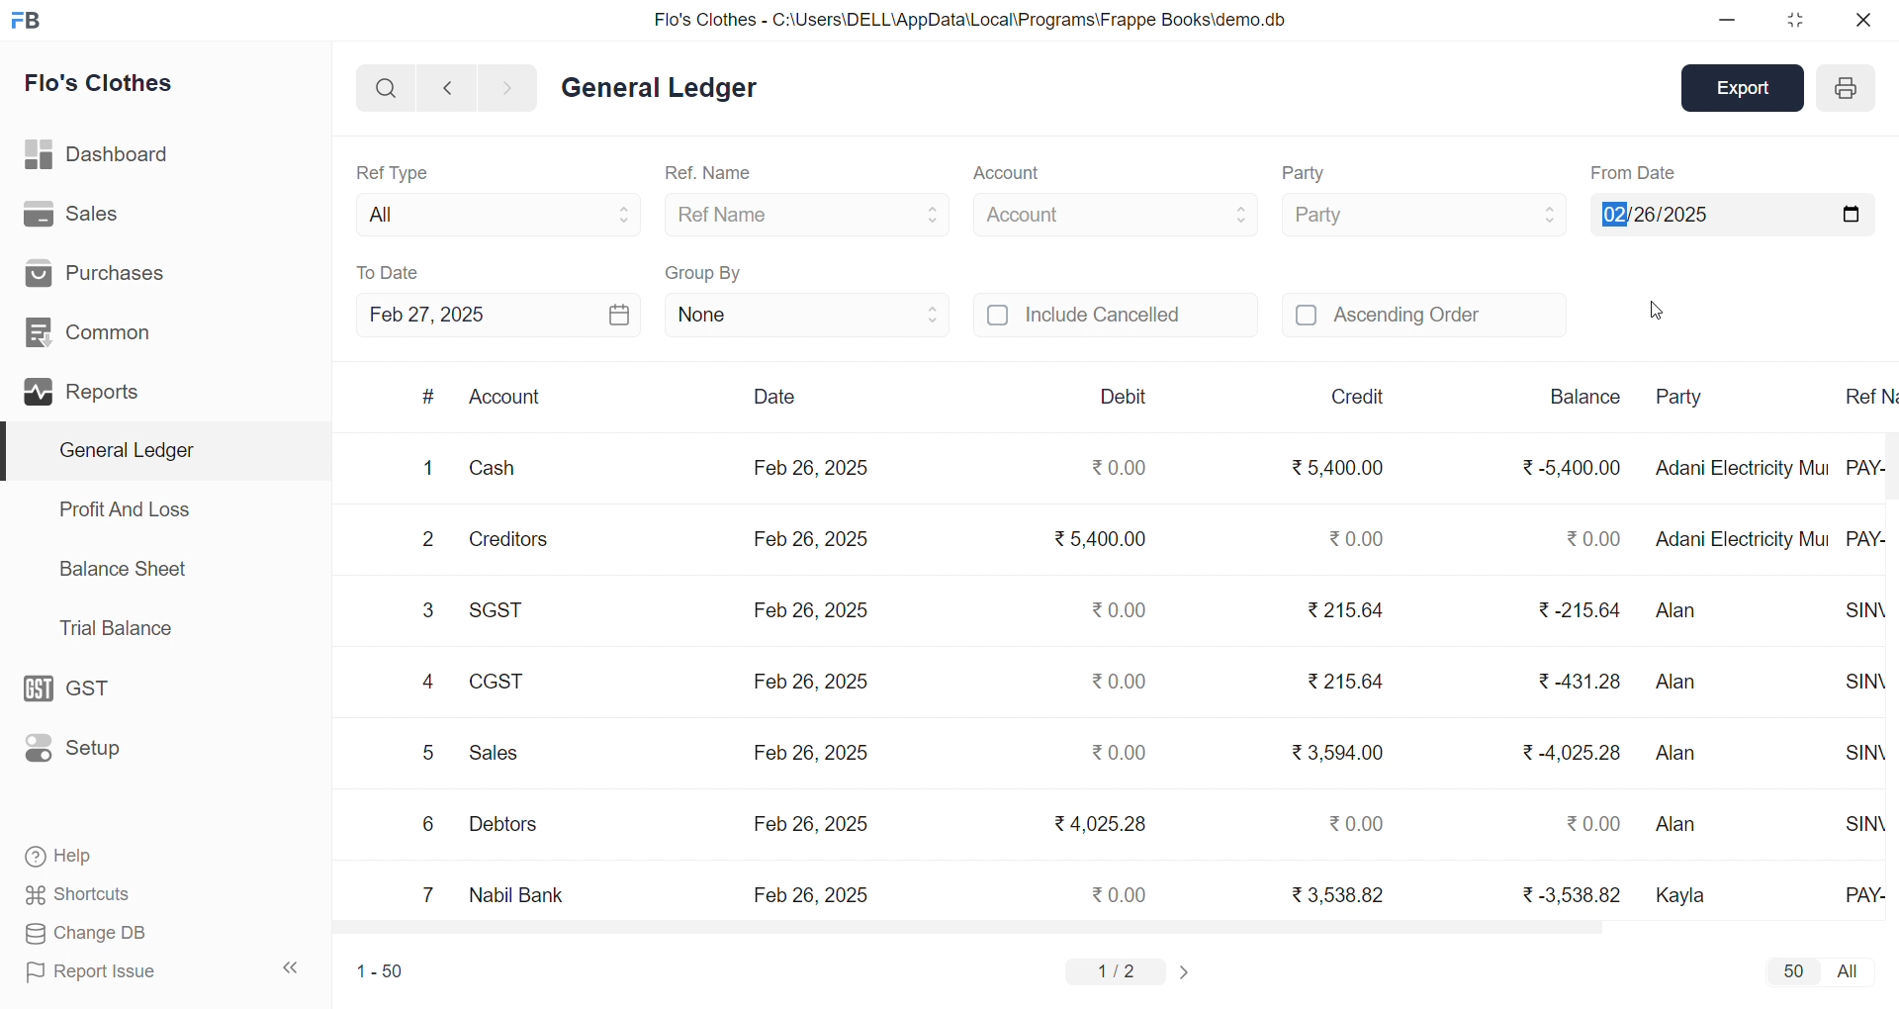 This screenshot has width=1899, height=1009. What do you see at coordinates (1340, 463) in the screenshot?
I see `₹ 5,400.00` at bounding box center [1340, 463].